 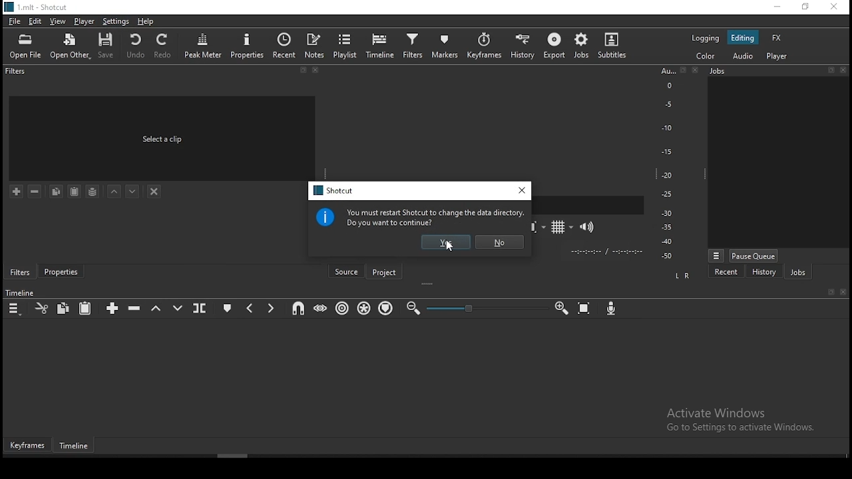 I want to click on create/edit marker, so click(x=228, y=306).